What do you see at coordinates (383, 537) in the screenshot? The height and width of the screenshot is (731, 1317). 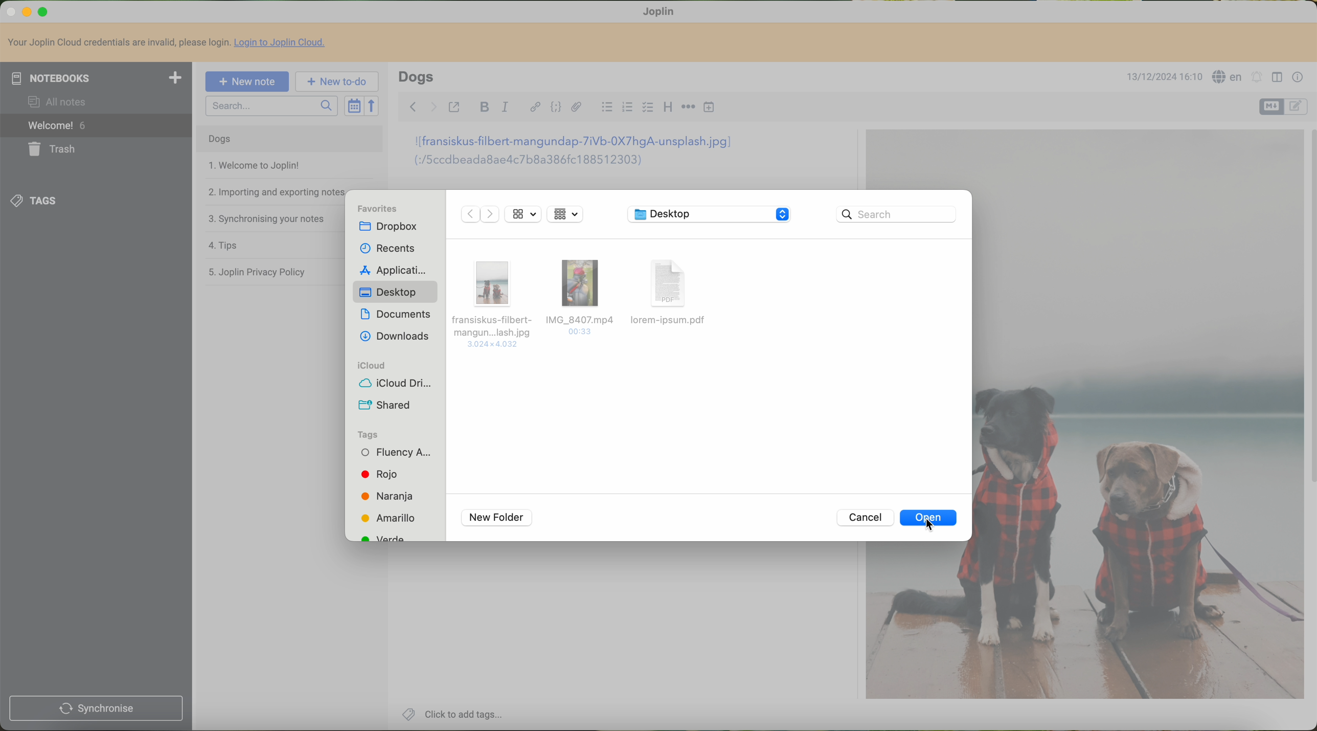 I see `green tag` at bounding box center [383, 537].